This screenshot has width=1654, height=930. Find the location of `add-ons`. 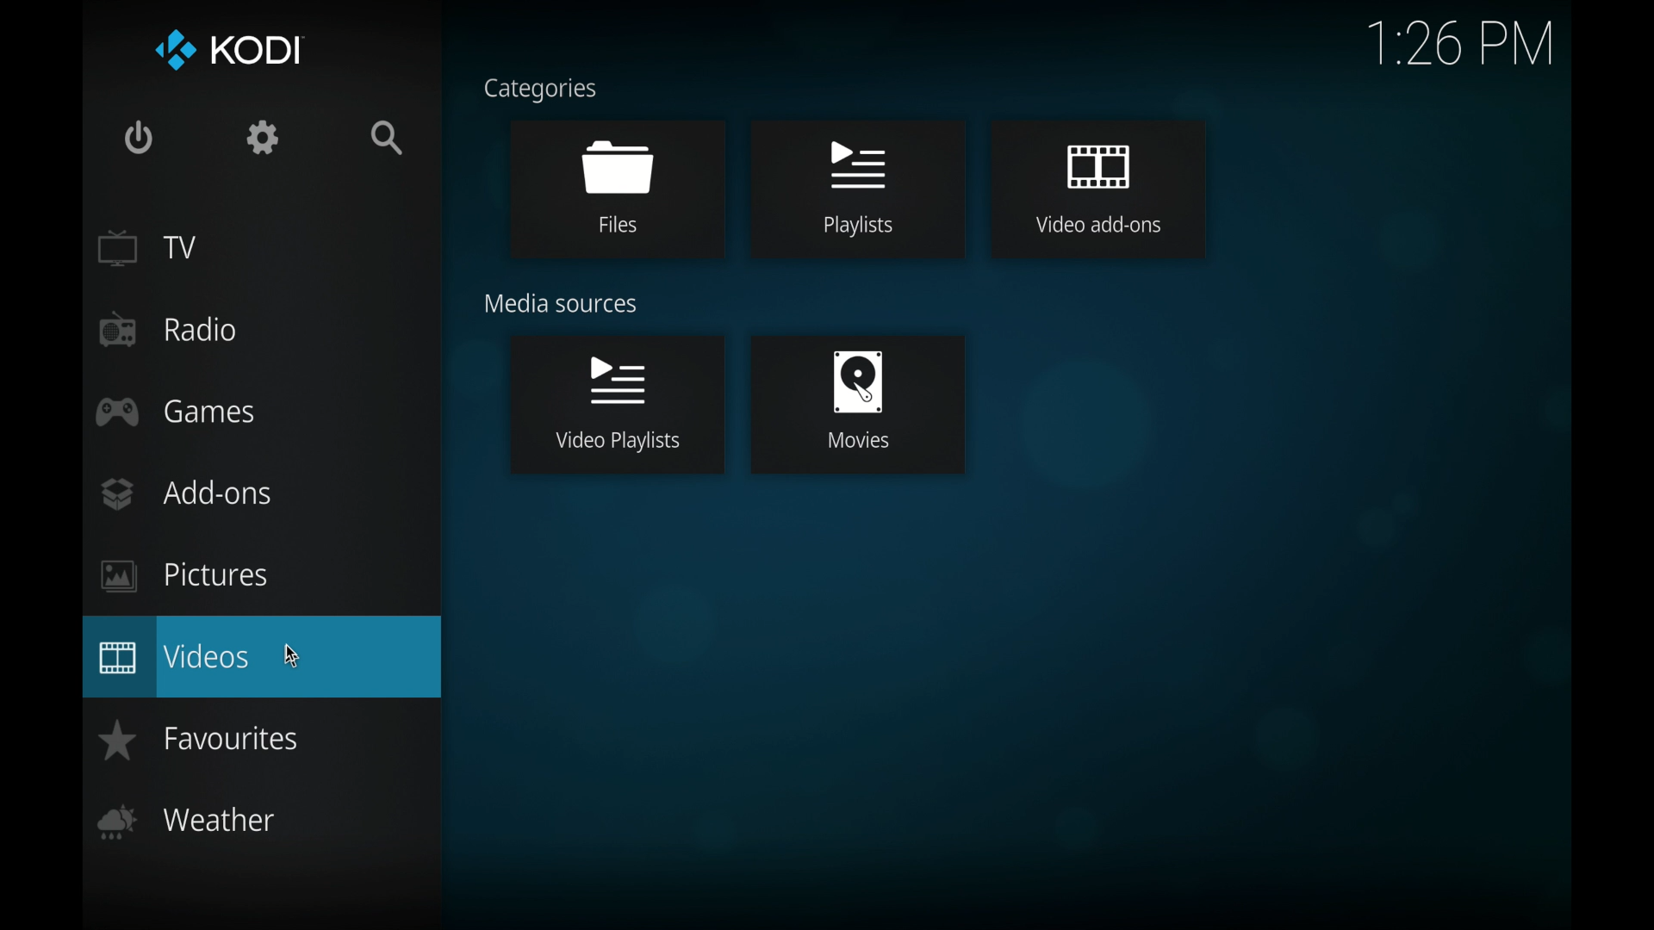

add-ons is located at coordinates (185, 493).